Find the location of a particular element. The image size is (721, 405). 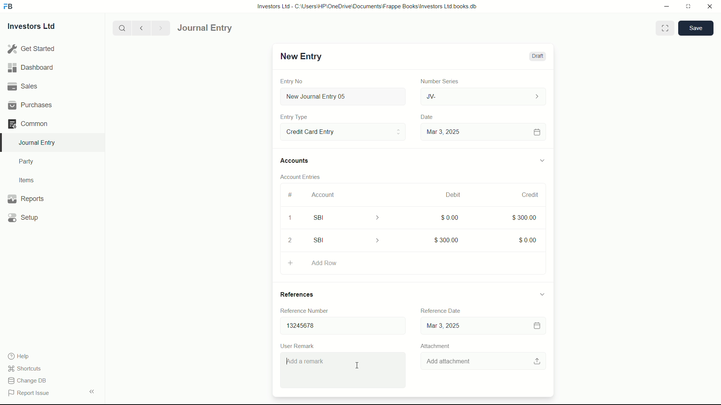

search is located at coordinates (121, 27).